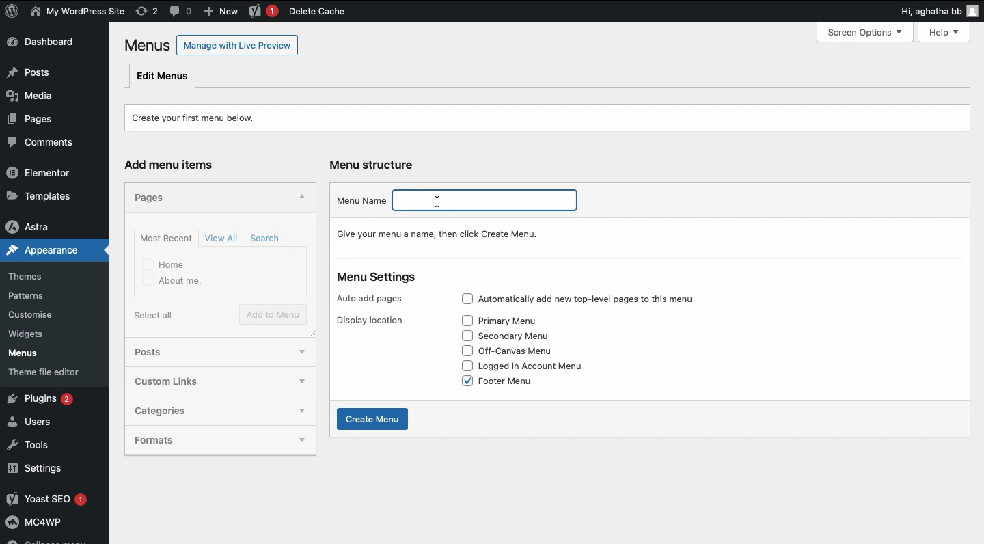  Describe the element at coordinates (37, 99) in the screenshot. I see `Media` at that location.